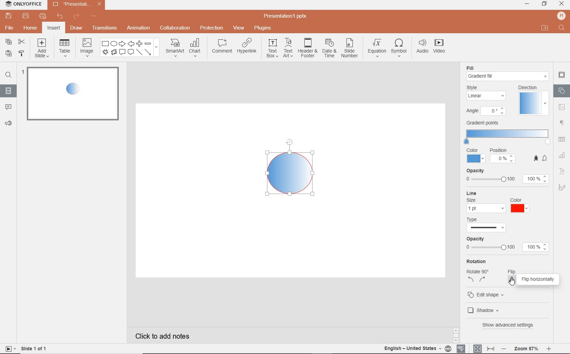  What do you see at coordinates (8, 124) in the screenshot?
I see `feedback & support` at bounding box center [8, 124].